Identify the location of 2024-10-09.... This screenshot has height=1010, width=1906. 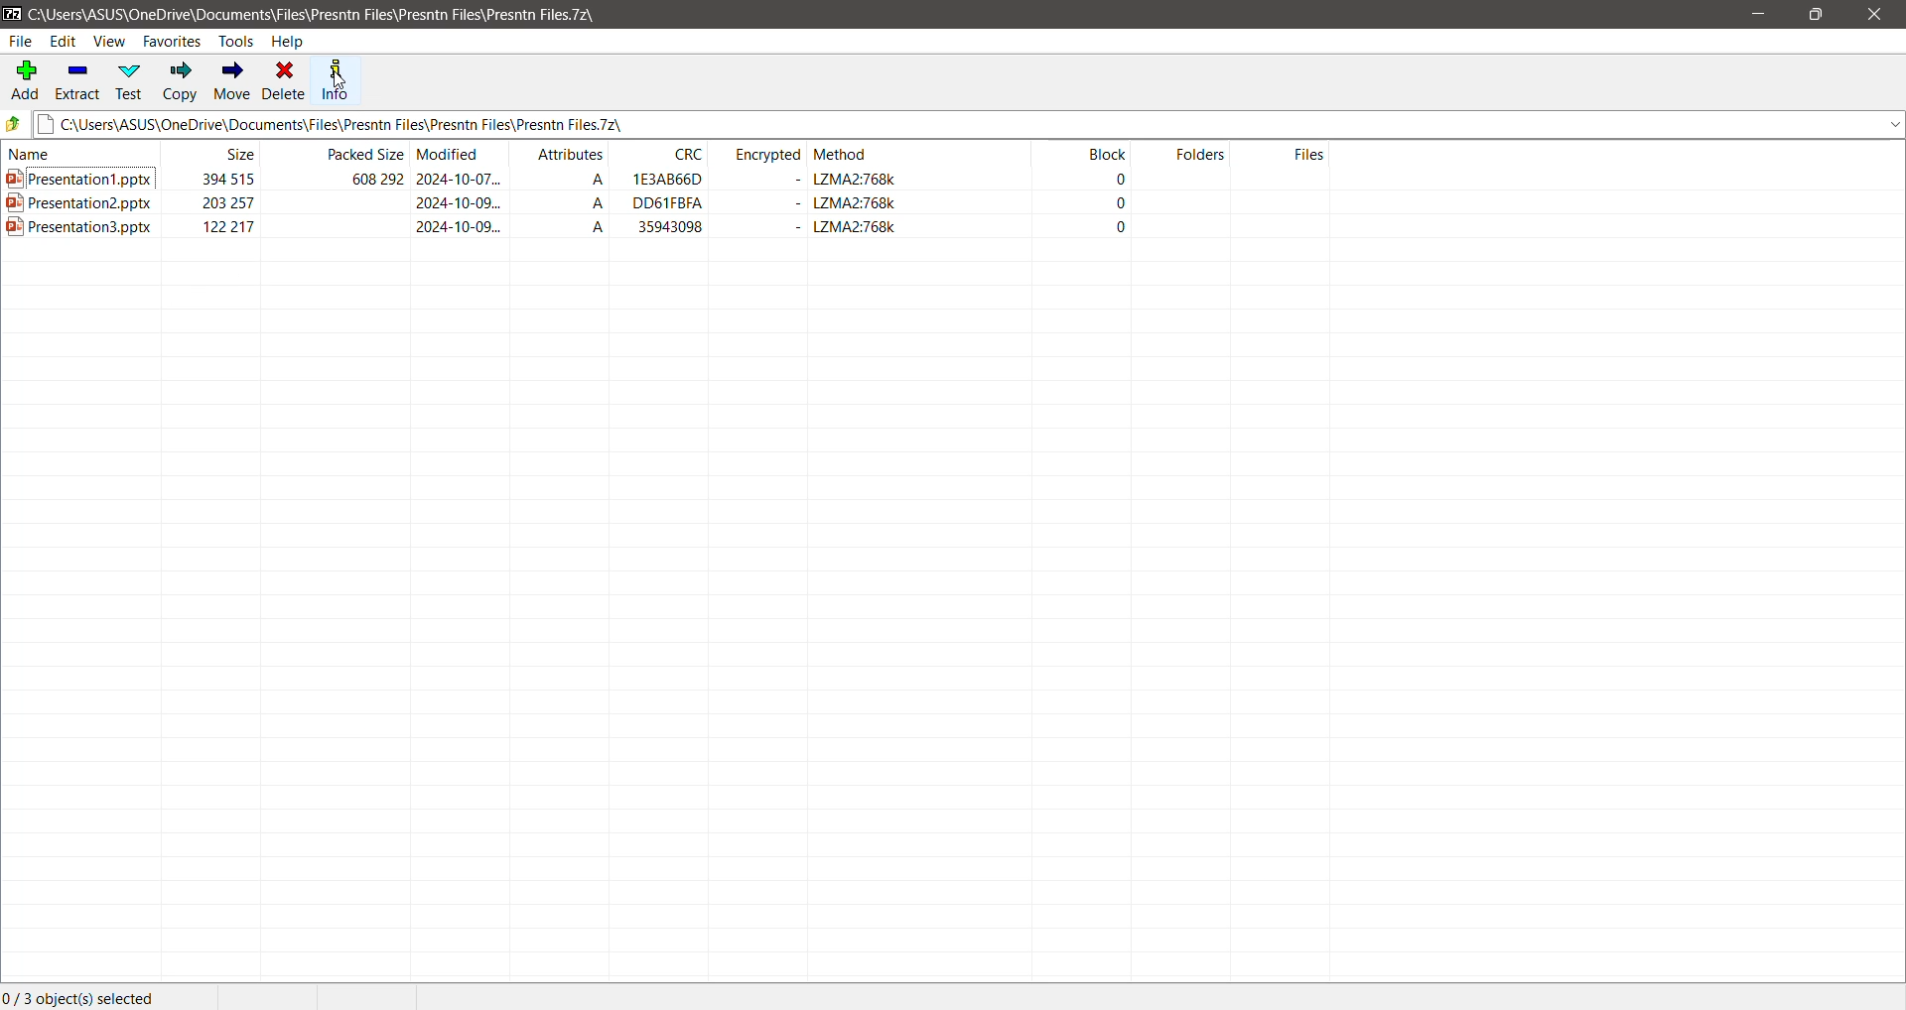
(460, 204).